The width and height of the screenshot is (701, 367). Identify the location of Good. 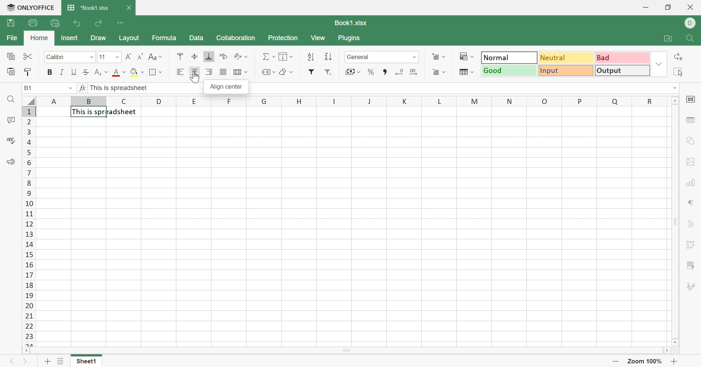
(510, 70).